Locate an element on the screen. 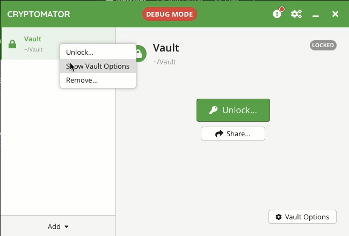 This screenshot has height=236, width=349. cursor is located at coordinates (74, 70).